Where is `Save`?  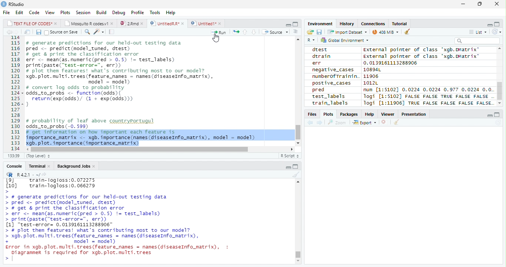 Save is located at coordinates (37, 32).